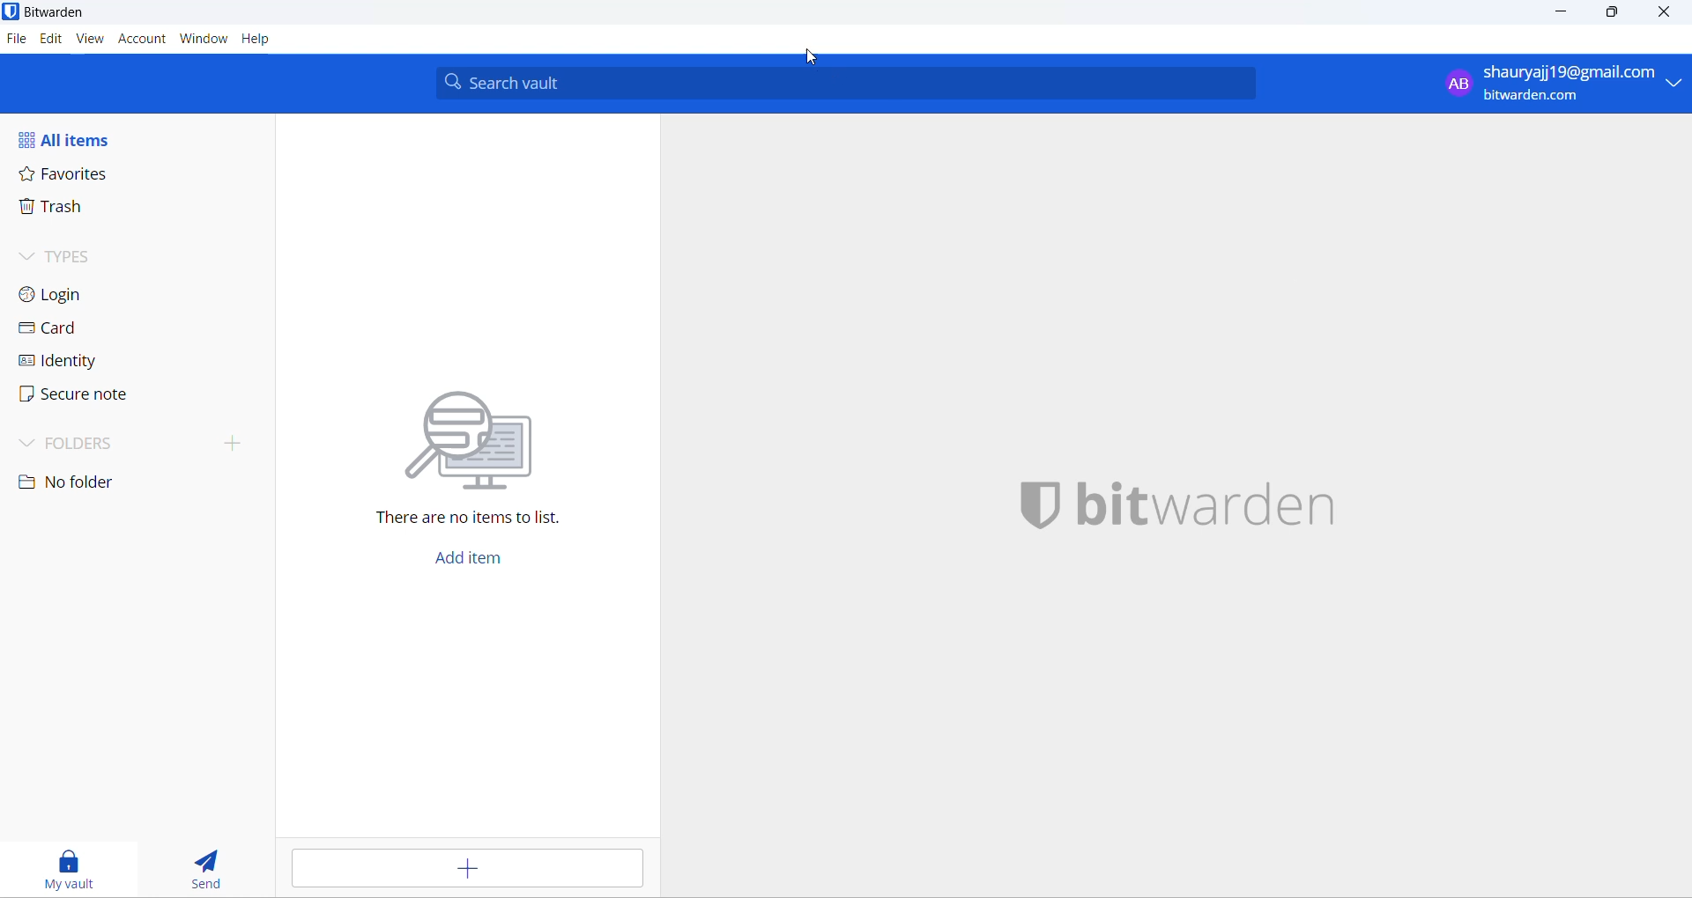 This screenshot has height=898, width=1692. What do you see at coordinates (1663, 13) in the screenshot?
I see `close` at bounding box center [1663, 13].